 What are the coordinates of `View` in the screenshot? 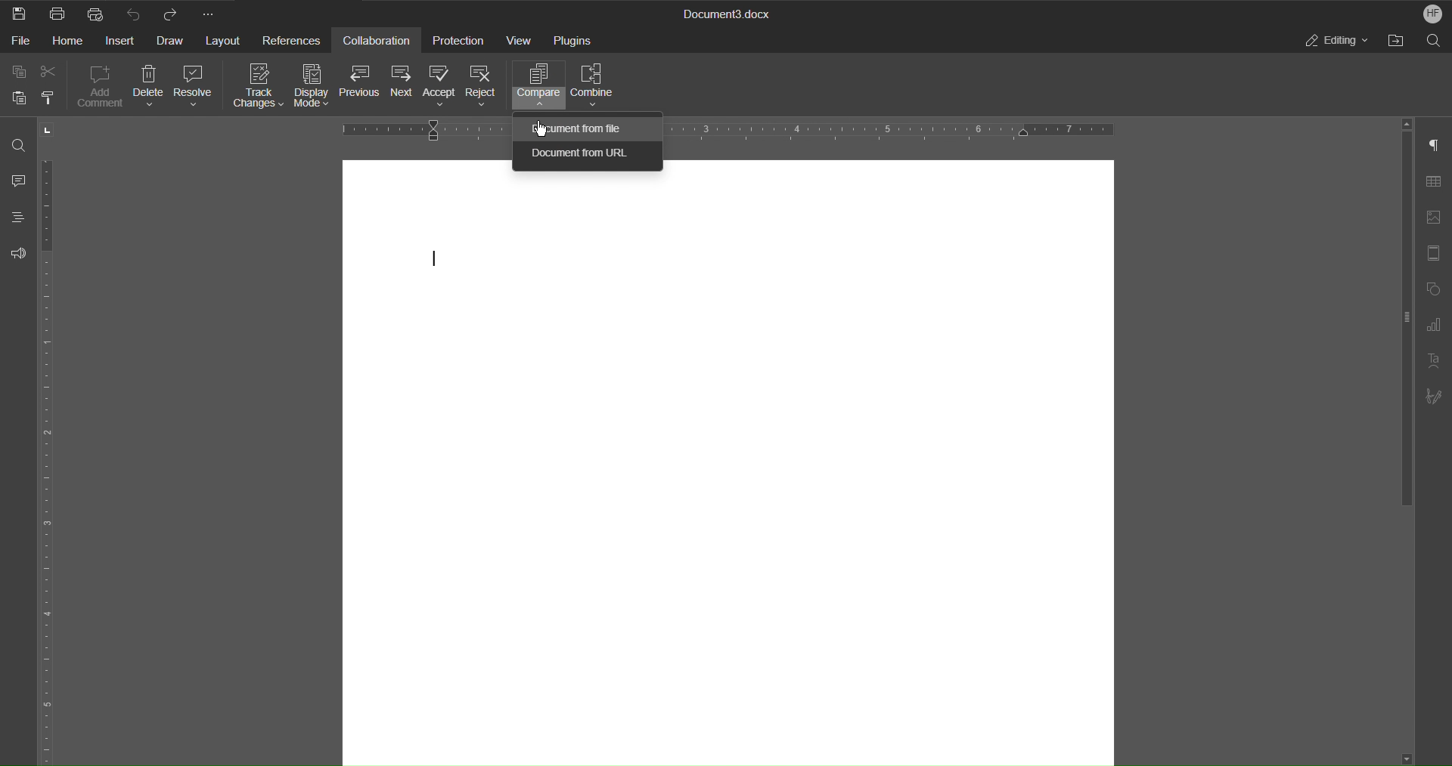 It's located at (521, 39).